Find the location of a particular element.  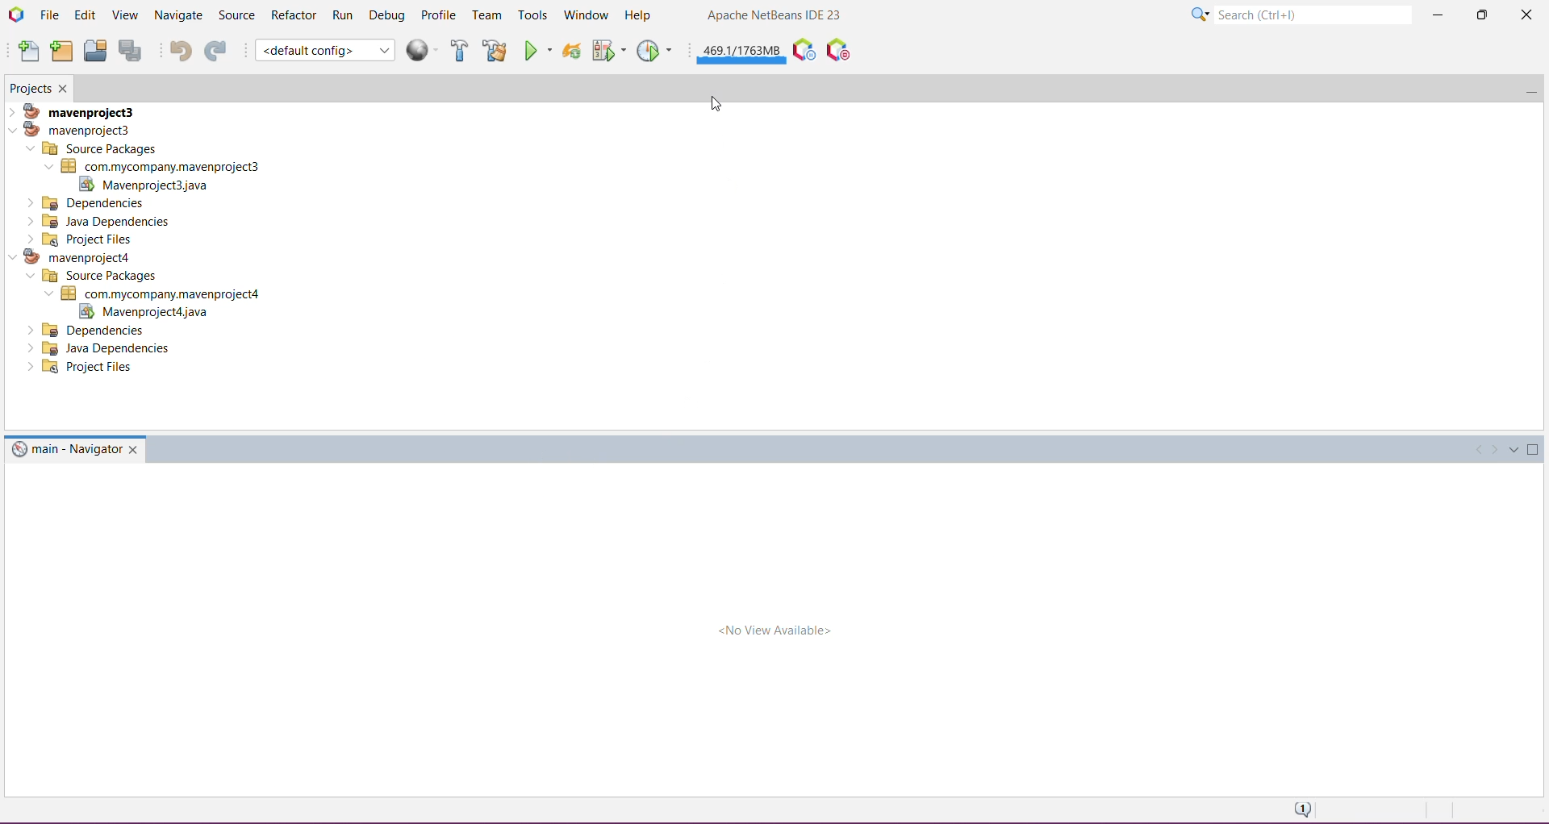

Project Files is located at coordinates (83, 368).